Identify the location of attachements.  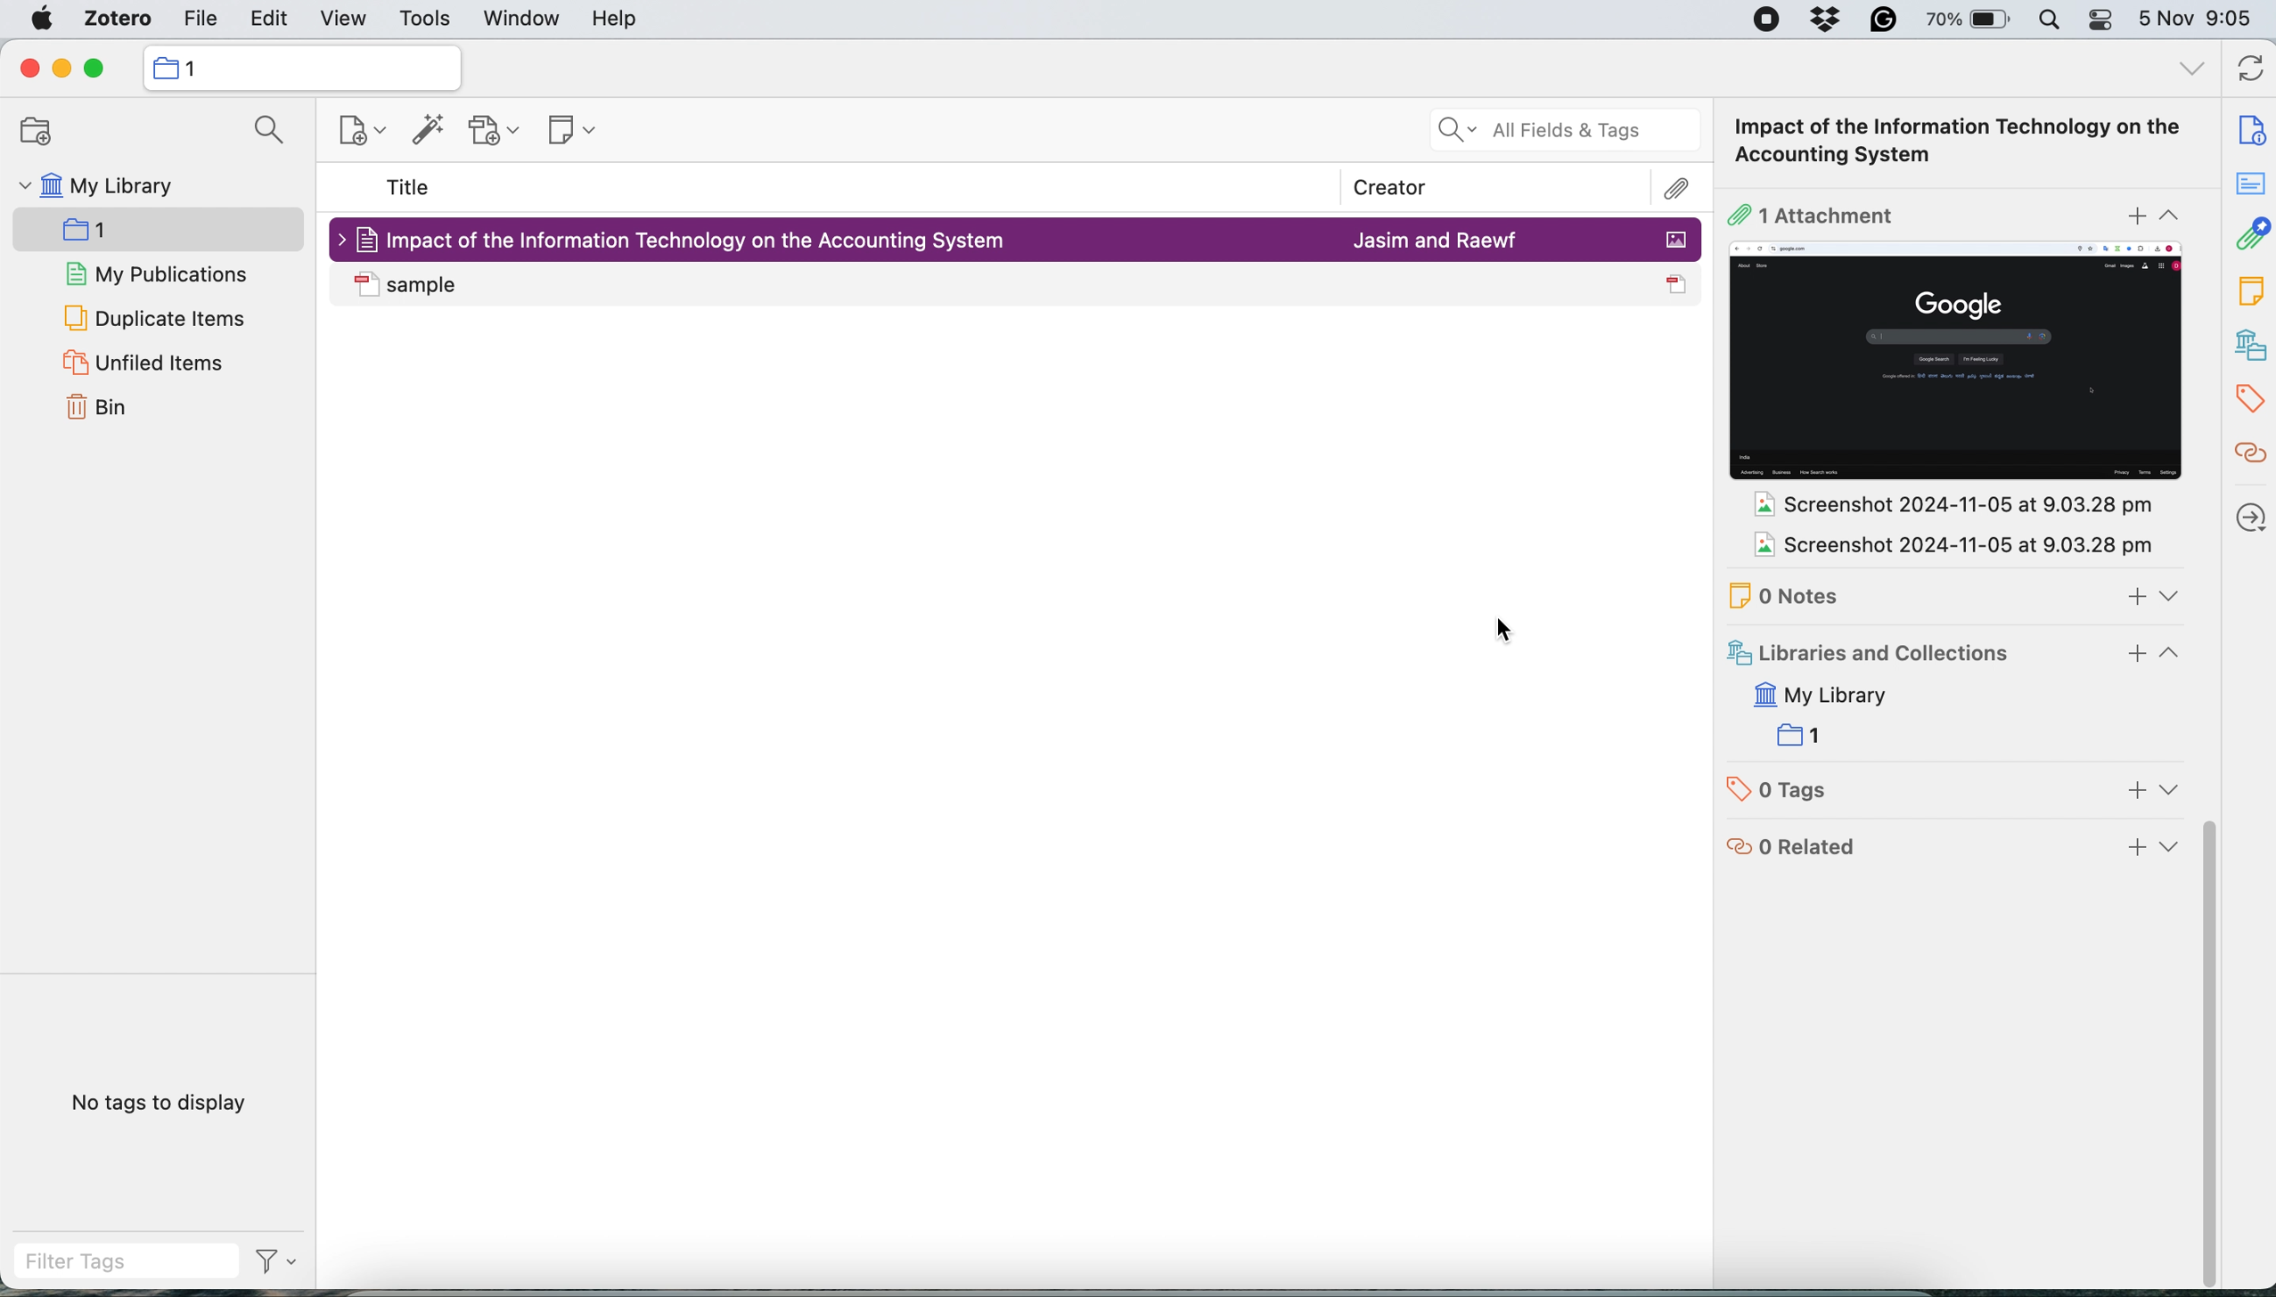
(2252, 448).